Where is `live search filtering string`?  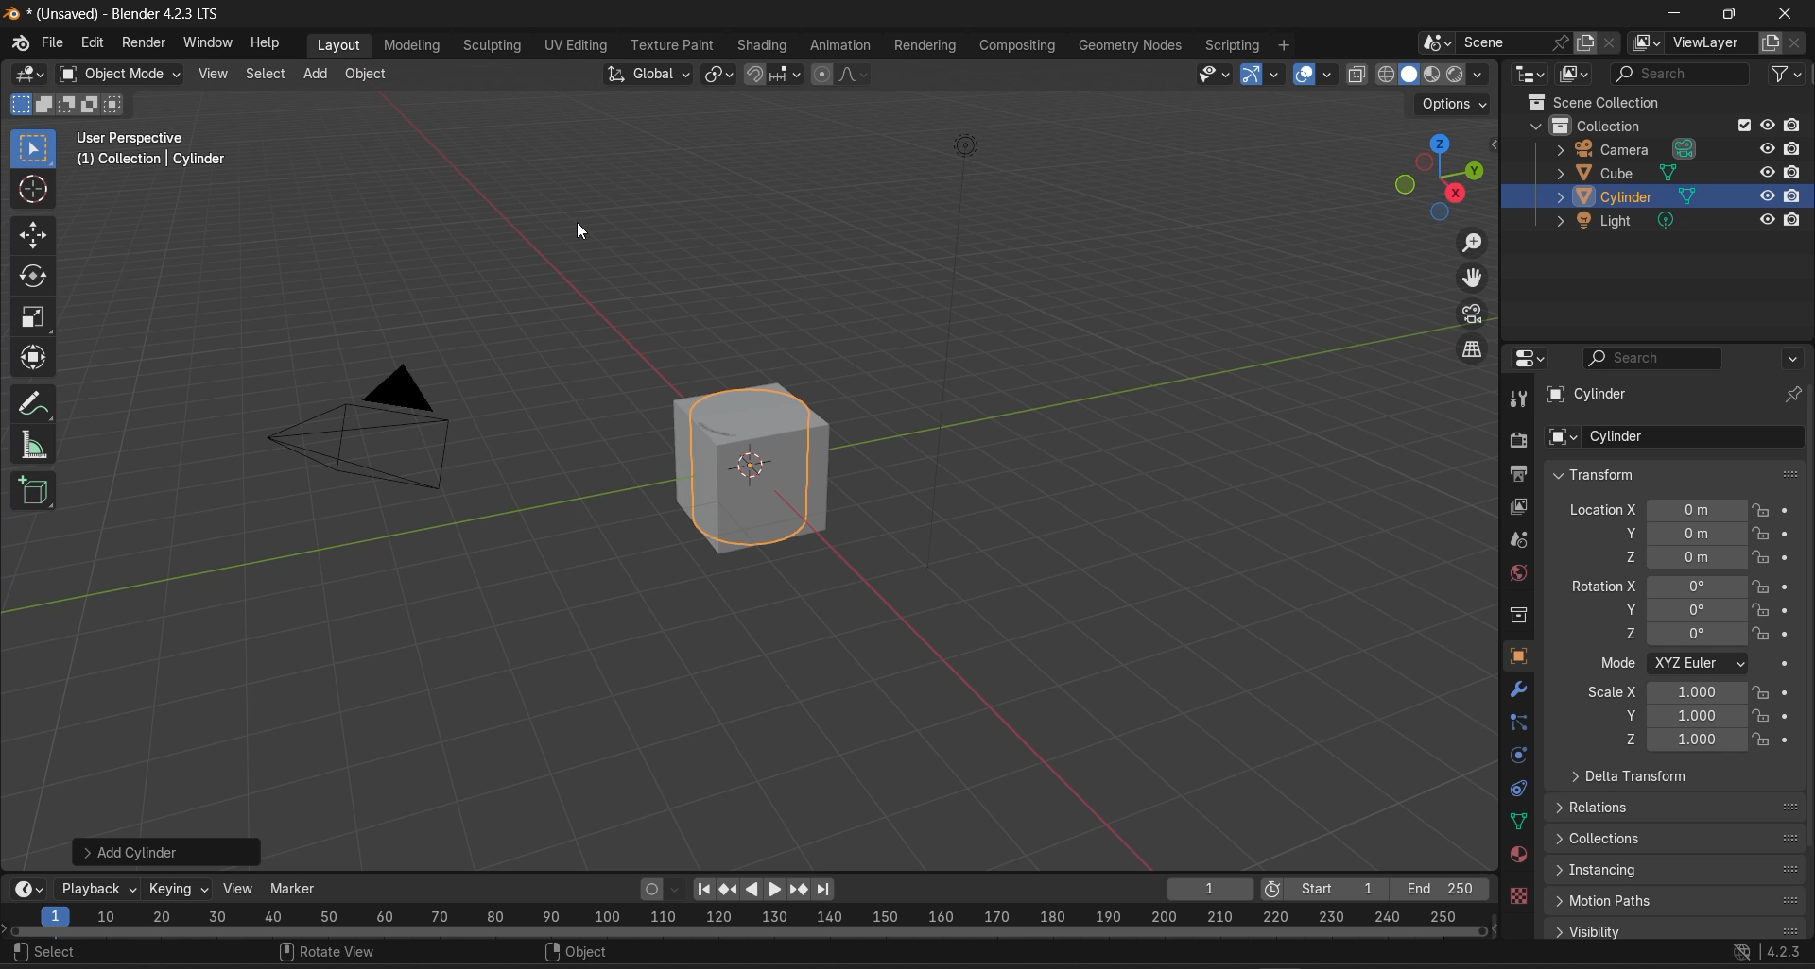
live search filtering string is located at coordinates (1656, 358).